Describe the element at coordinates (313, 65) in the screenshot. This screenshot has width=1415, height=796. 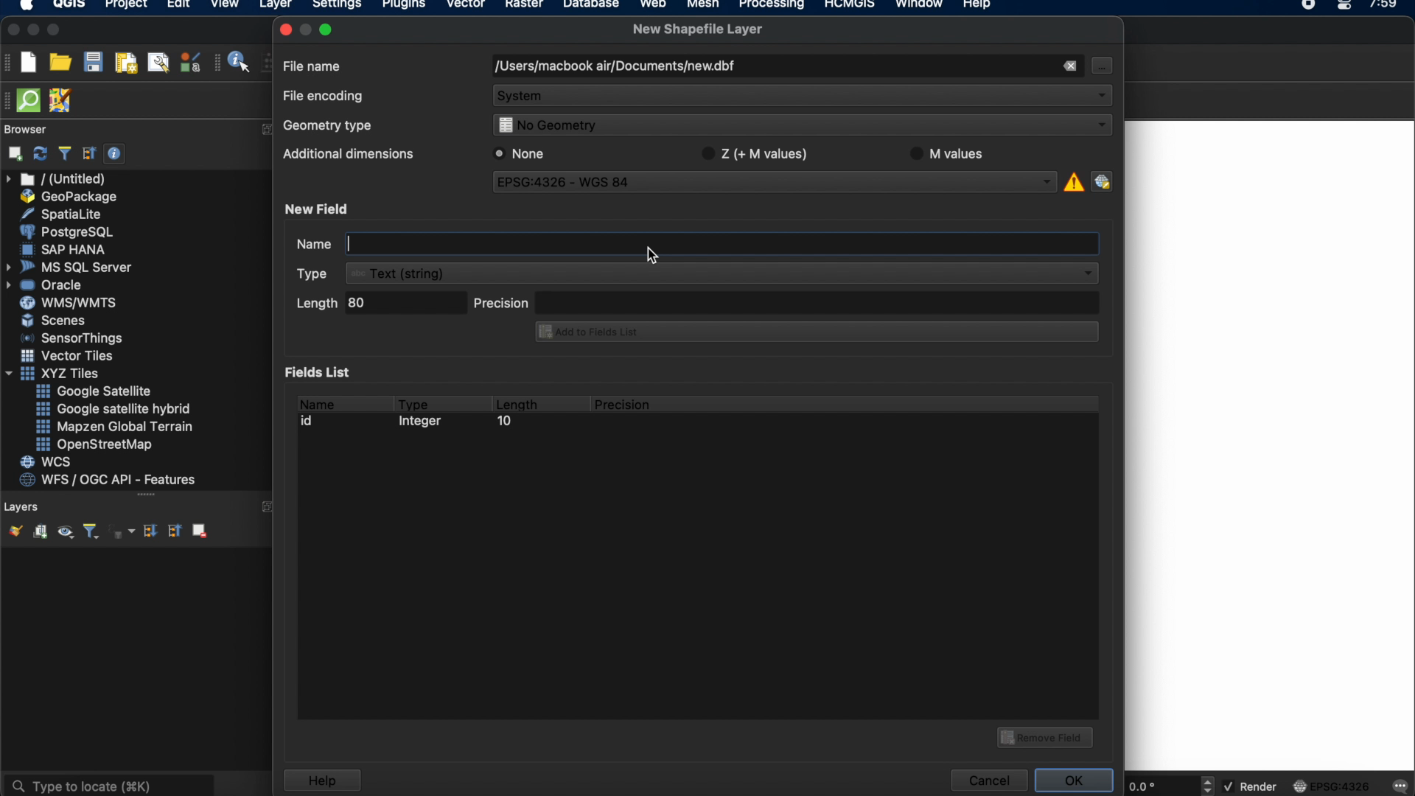
I see `file name` at that location.